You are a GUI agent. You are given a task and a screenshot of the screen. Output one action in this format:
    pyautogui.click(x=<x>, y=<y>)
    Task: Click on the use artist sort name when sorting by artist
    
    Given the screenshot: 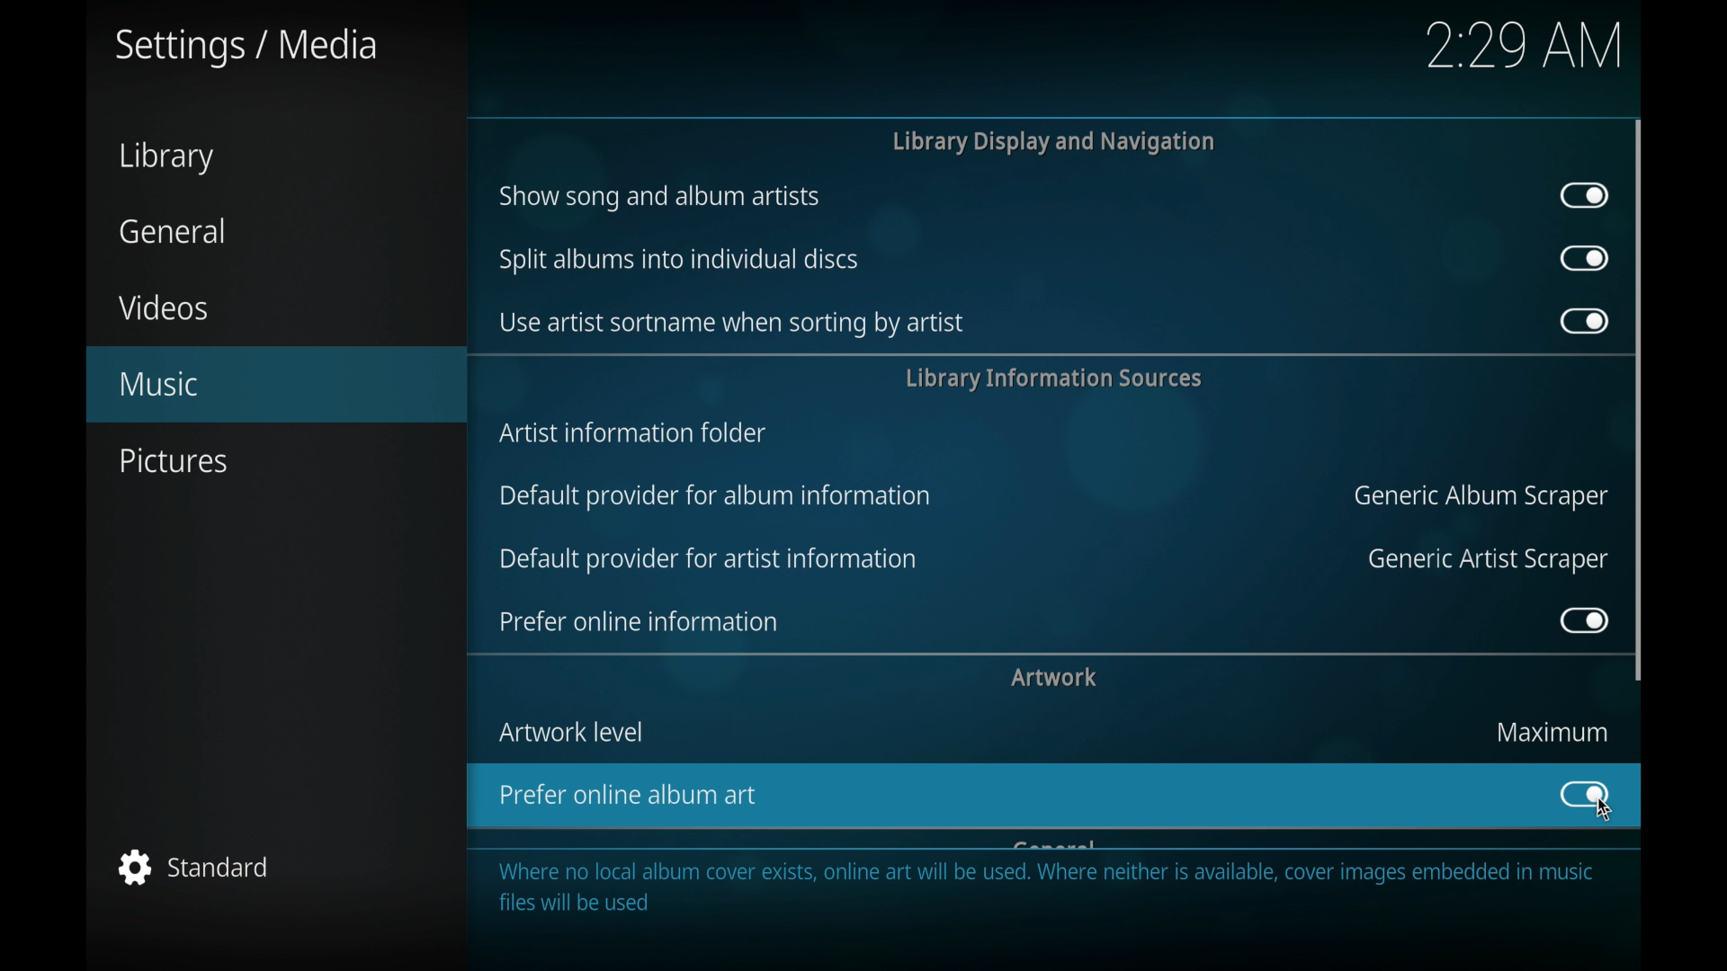 What is the action you would take?
    pyautogui.click(x=728, y=324)
    